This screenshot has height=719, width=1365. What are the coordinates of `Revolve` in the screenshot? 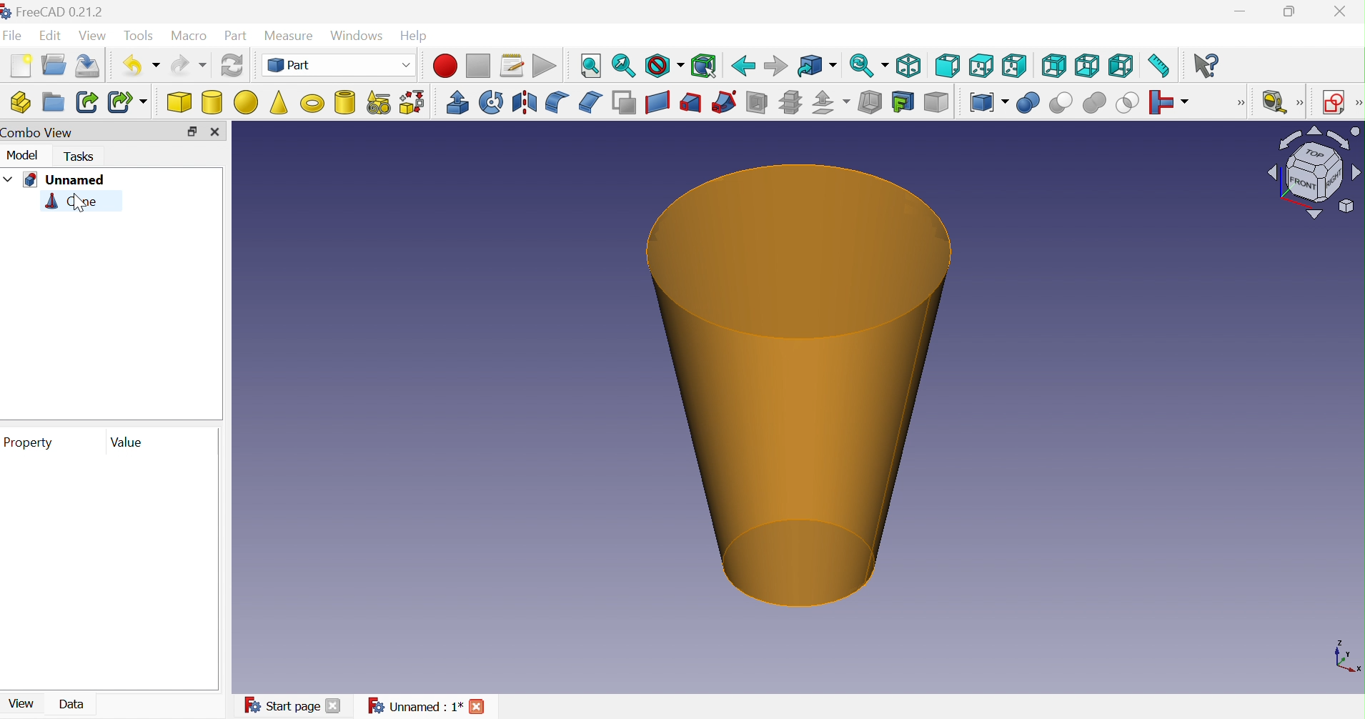 It's located at (490, 101).